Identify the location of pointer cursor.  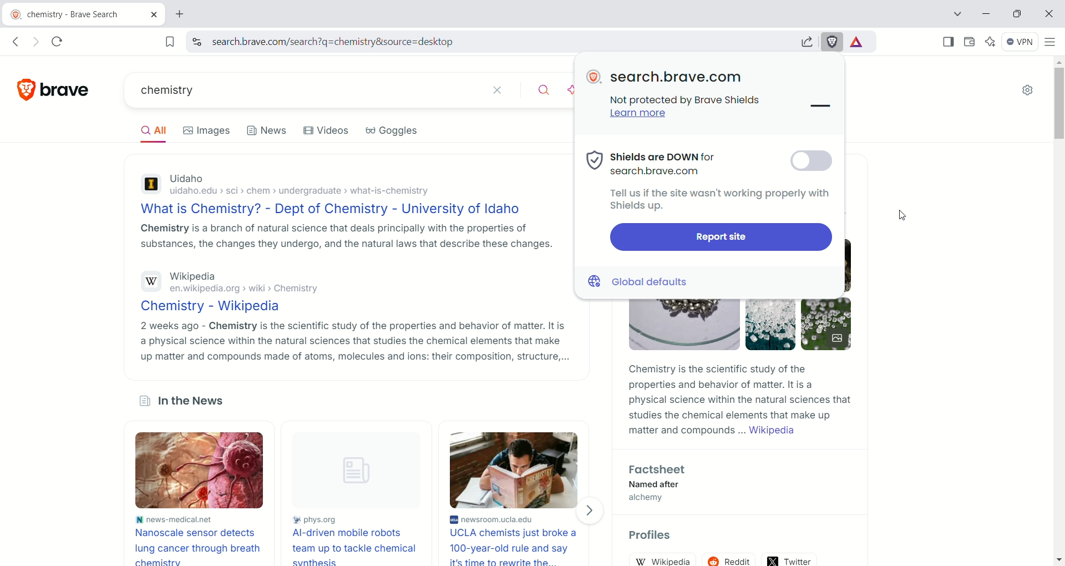
(905, 219).